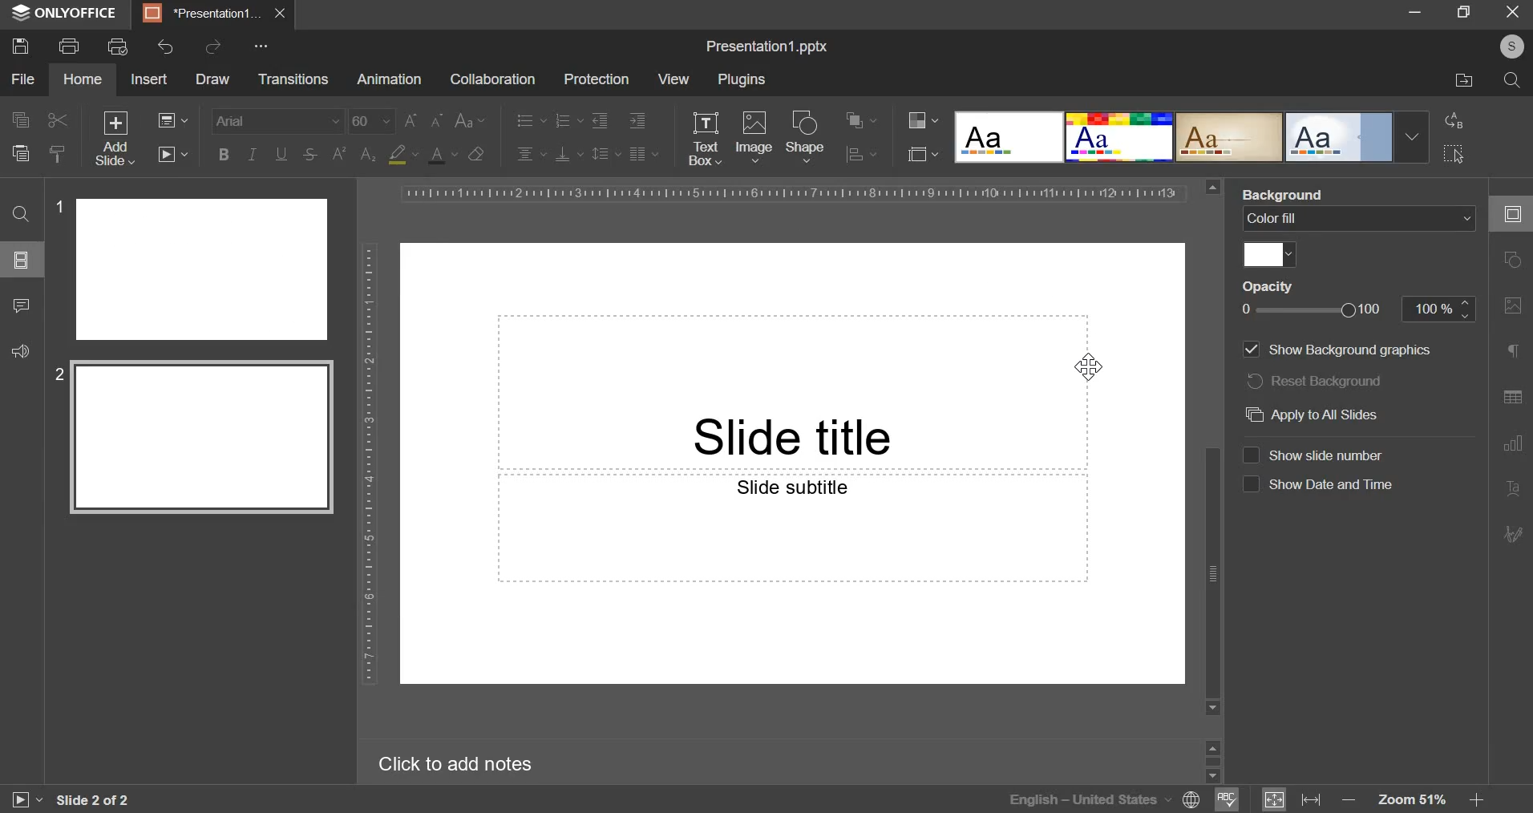 Image resolution: width=1533 pixels, height=813 pixels. I want to click on redo, so click(212, 46).